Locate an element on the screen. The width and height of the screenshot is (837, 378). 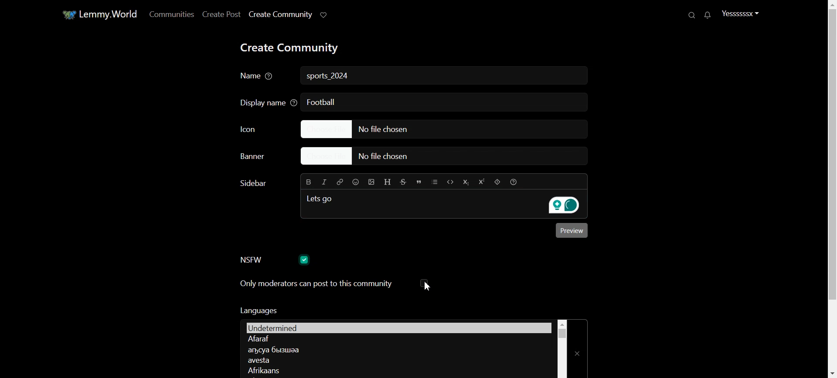
Create Post is located at coordinates (221, 14).